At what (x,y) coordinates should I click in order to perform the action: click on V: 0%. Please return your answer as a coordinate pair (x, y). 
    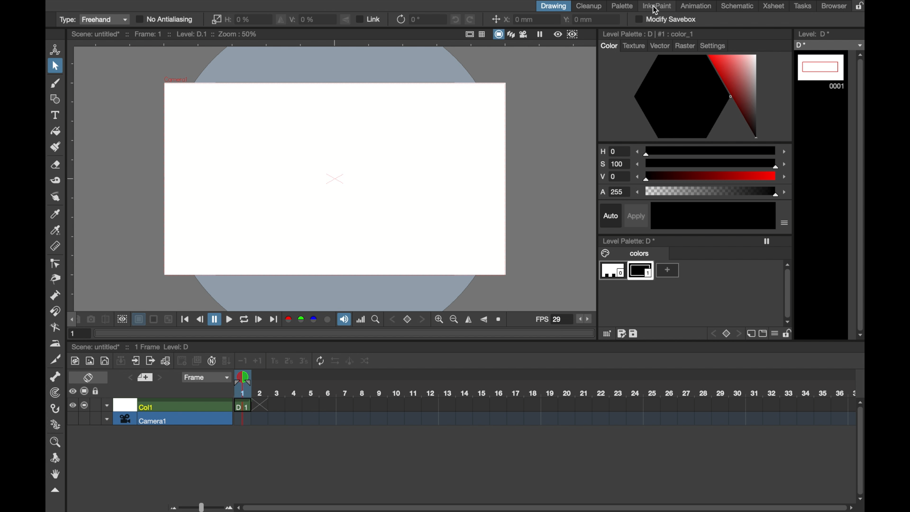
    Looking at the image, I should click on (303, 19).